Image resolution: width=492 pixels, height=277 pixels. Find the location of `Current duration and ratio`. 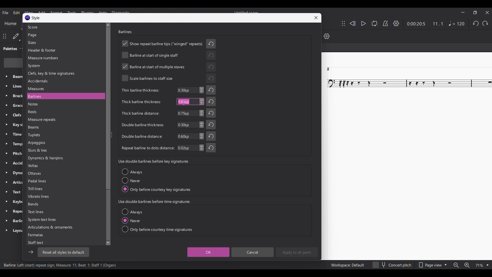

Current duration and ratio is located at coordinates (425, 24).